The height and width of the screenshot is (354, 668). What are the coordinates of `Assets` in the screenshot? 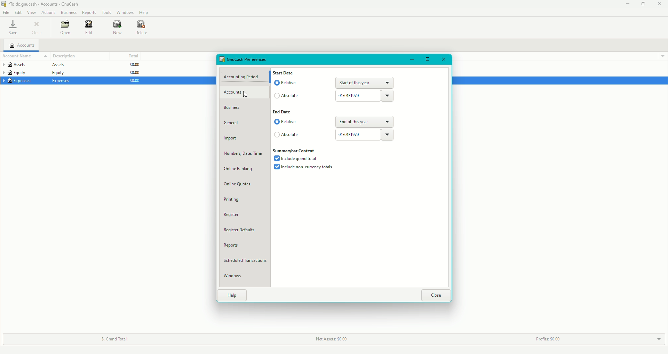 It's located at (33, 66).